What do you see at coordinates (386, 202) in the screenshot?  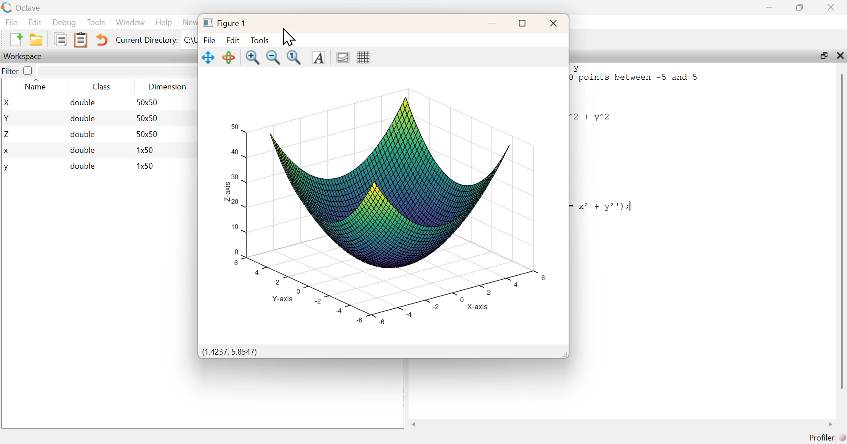 I see `graph` at bounding box center [386, 202].